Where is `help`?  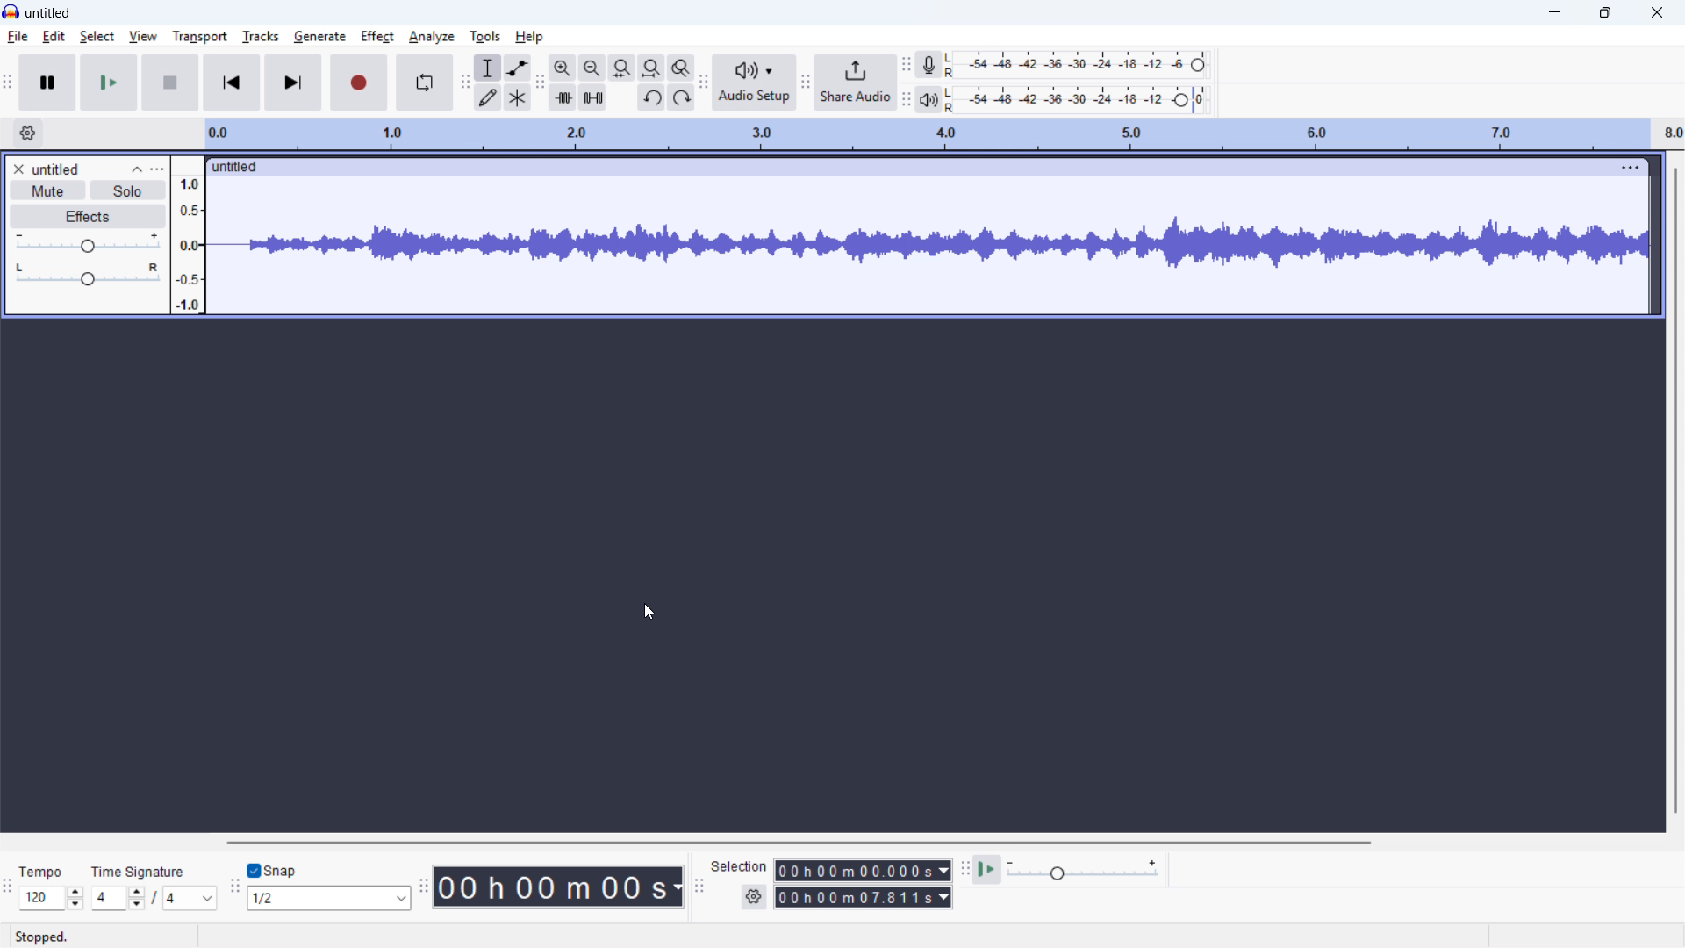
help is located at coordinates (530, 36).